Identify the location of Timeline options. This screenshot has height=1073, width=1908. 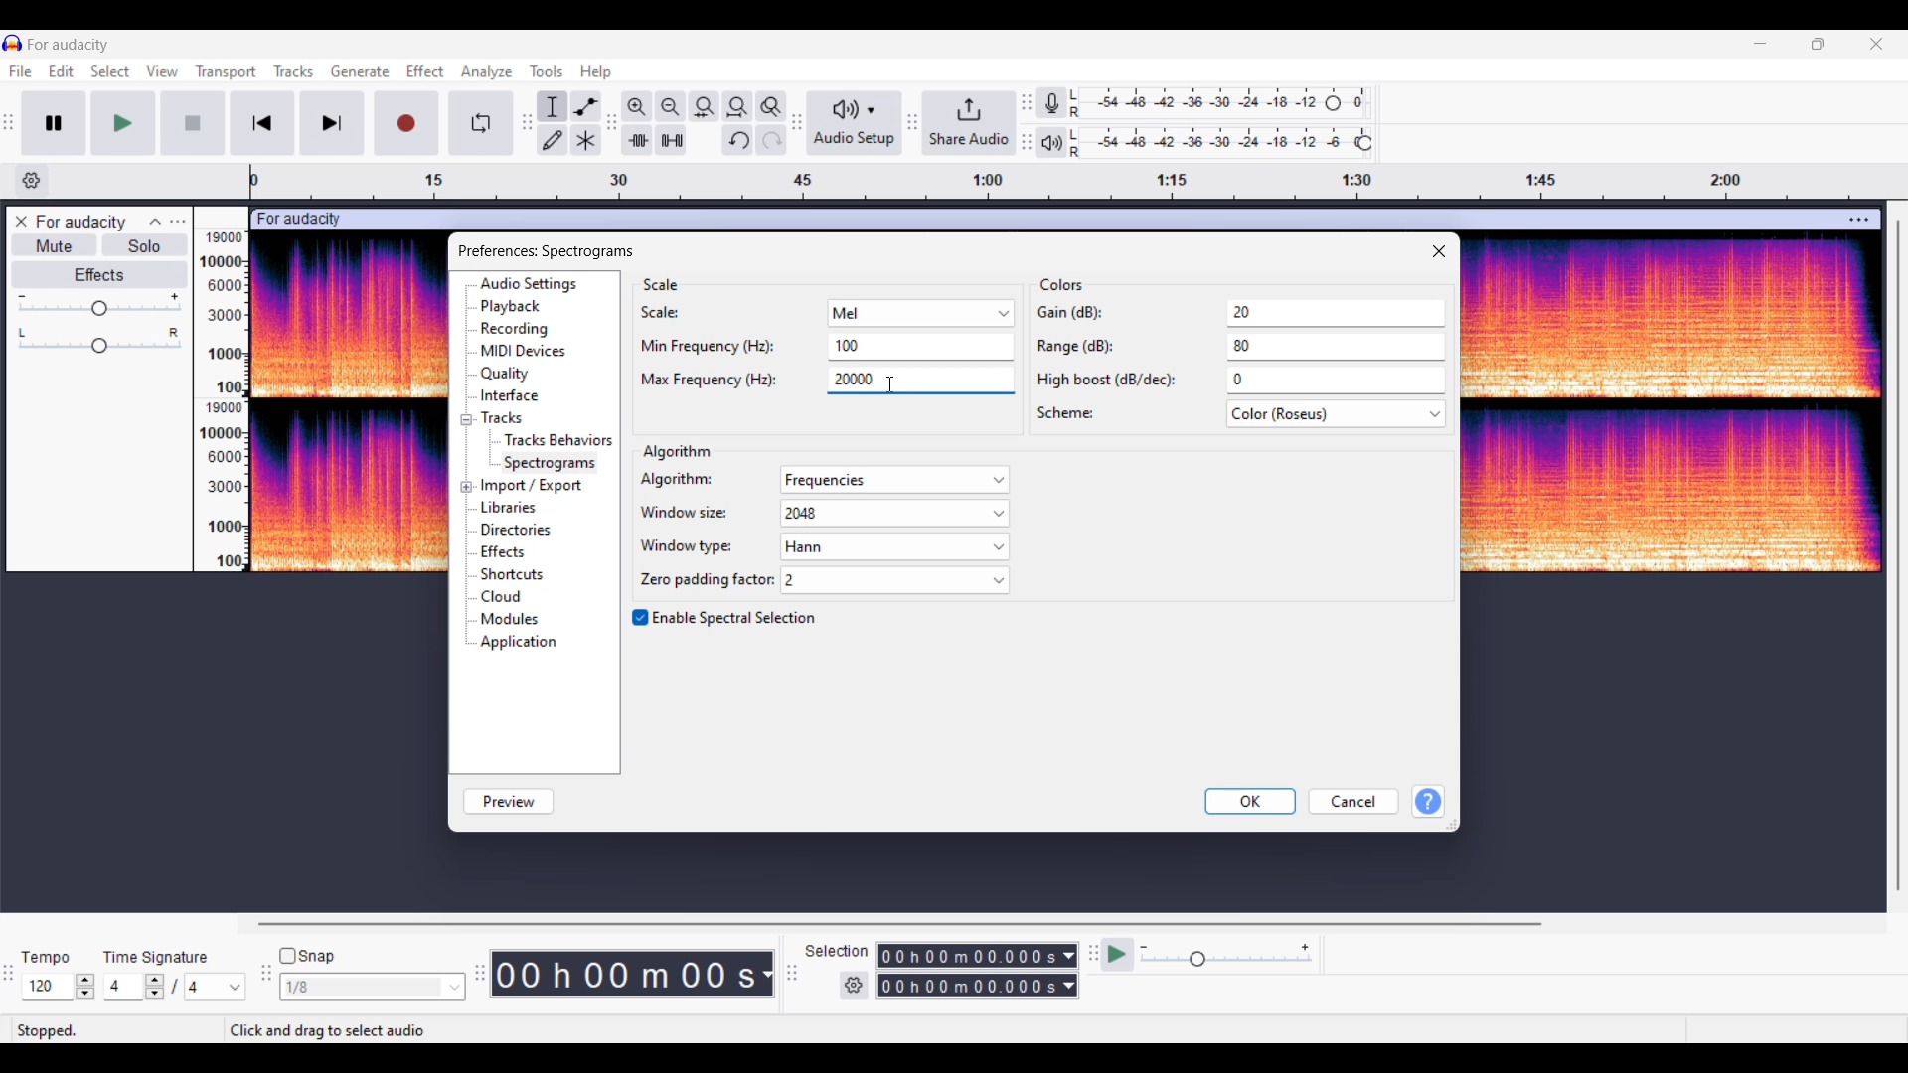
(33, 181).